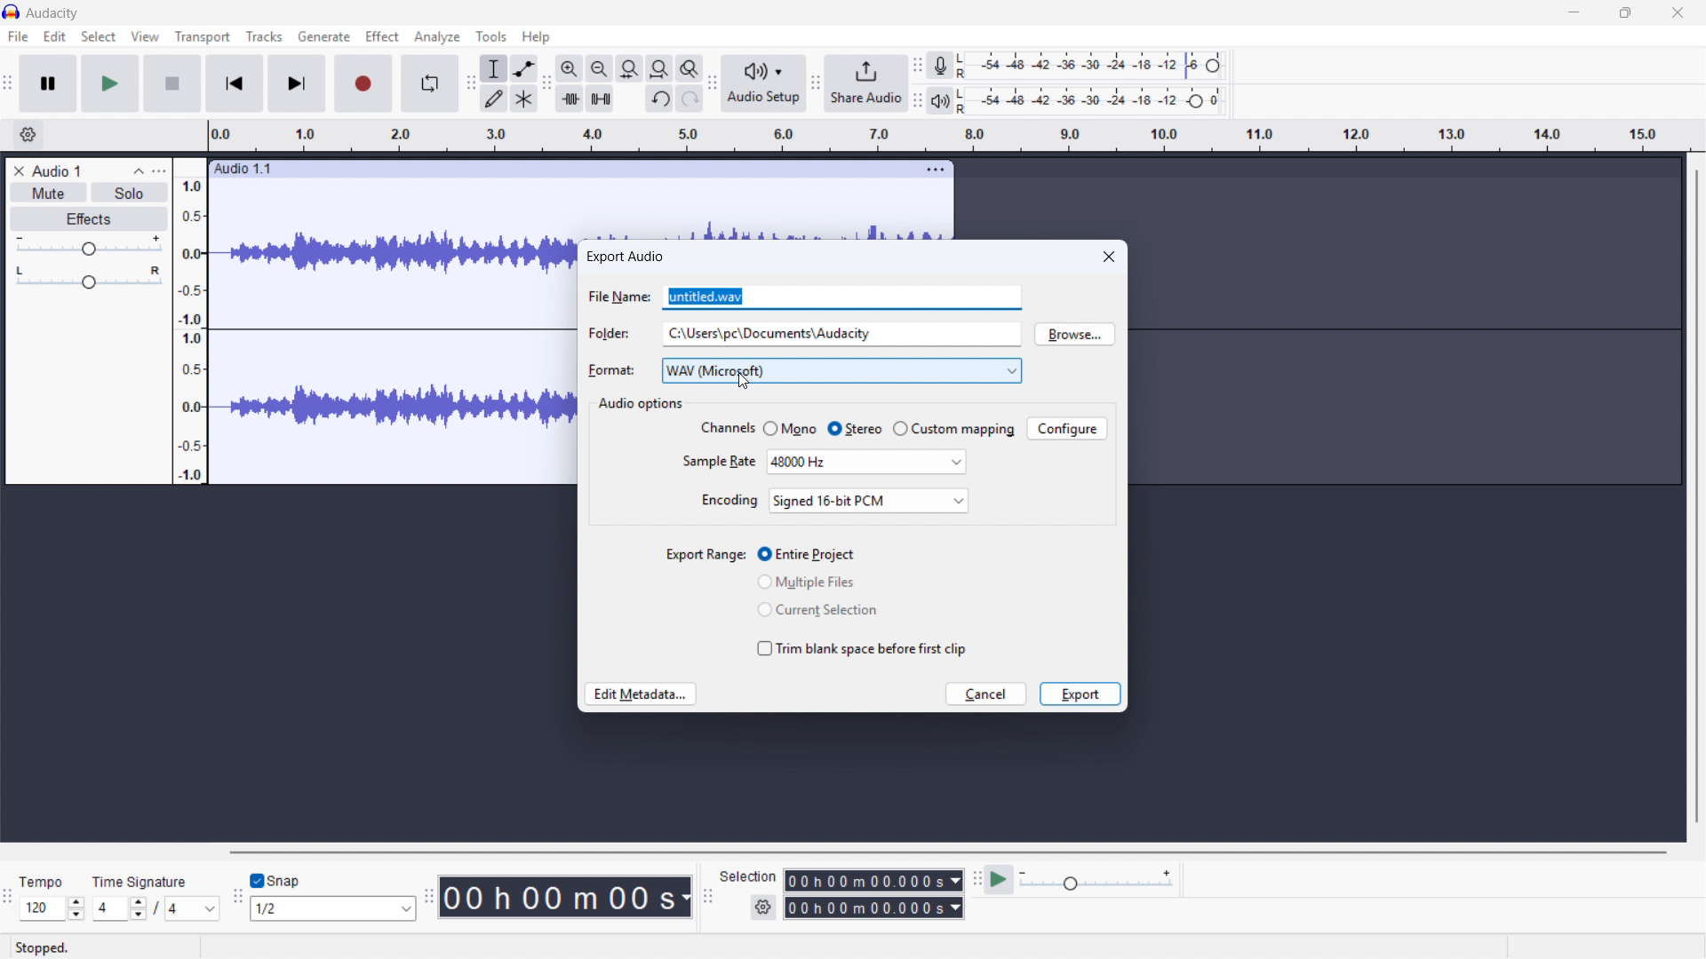 The height and width of the screenshot is (959, 1706). I want to click on Export audio , so click(625, 257).